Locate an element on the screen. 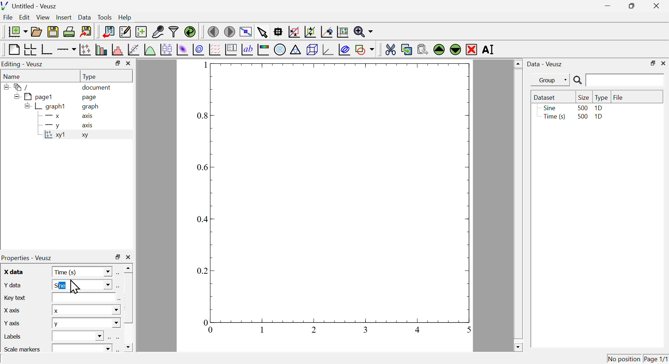  dataset is located at coordinates (546, 97).